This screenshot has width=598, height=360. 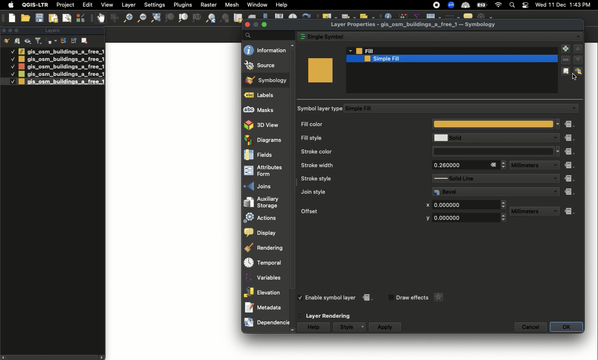 What do you see at coordinates (528, 212) in the screenshot?
I see `Millimeters` at bounding box center [528, 212].